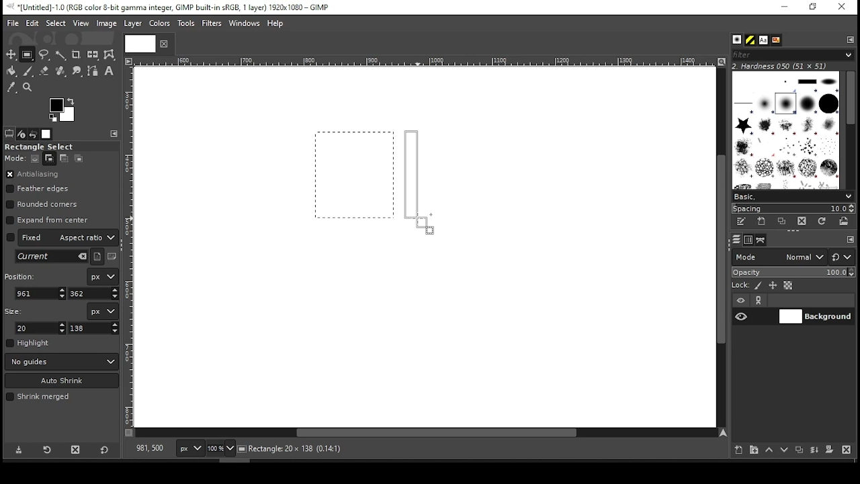 This screenshot has width=860, height=484. Describe the element at coordinates (62, 110) in the screenshot. I see `colors` at that location.